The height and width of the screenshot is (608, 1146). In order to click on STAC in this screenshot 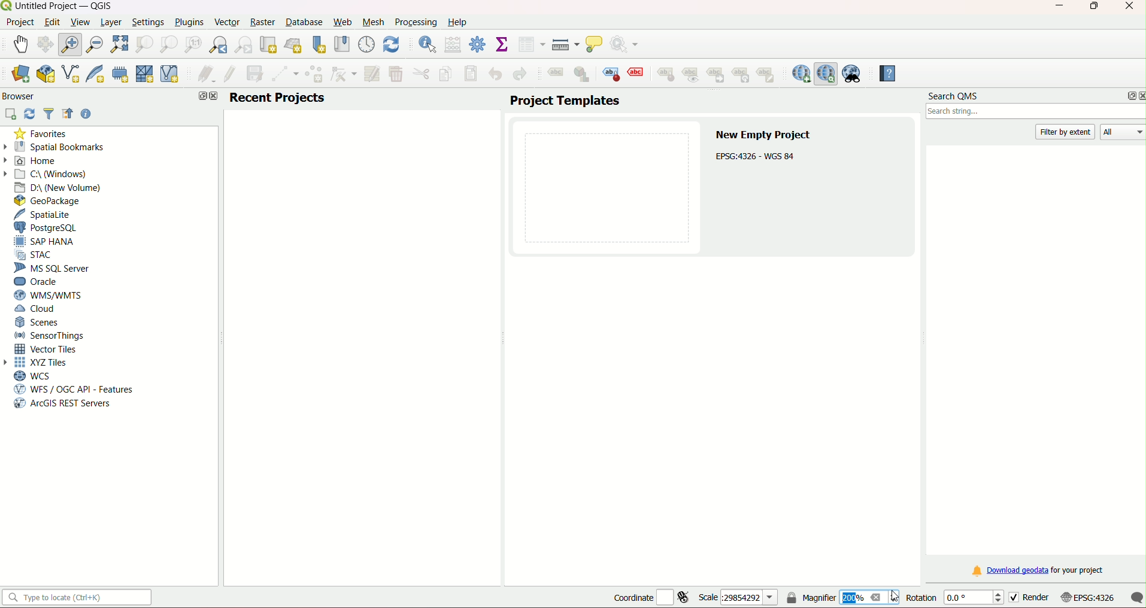, I will do `click(38, 256)`.